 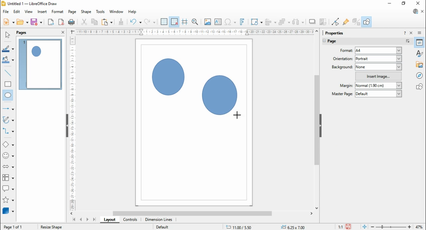 I want to click on open, so click(x=22, y=22).